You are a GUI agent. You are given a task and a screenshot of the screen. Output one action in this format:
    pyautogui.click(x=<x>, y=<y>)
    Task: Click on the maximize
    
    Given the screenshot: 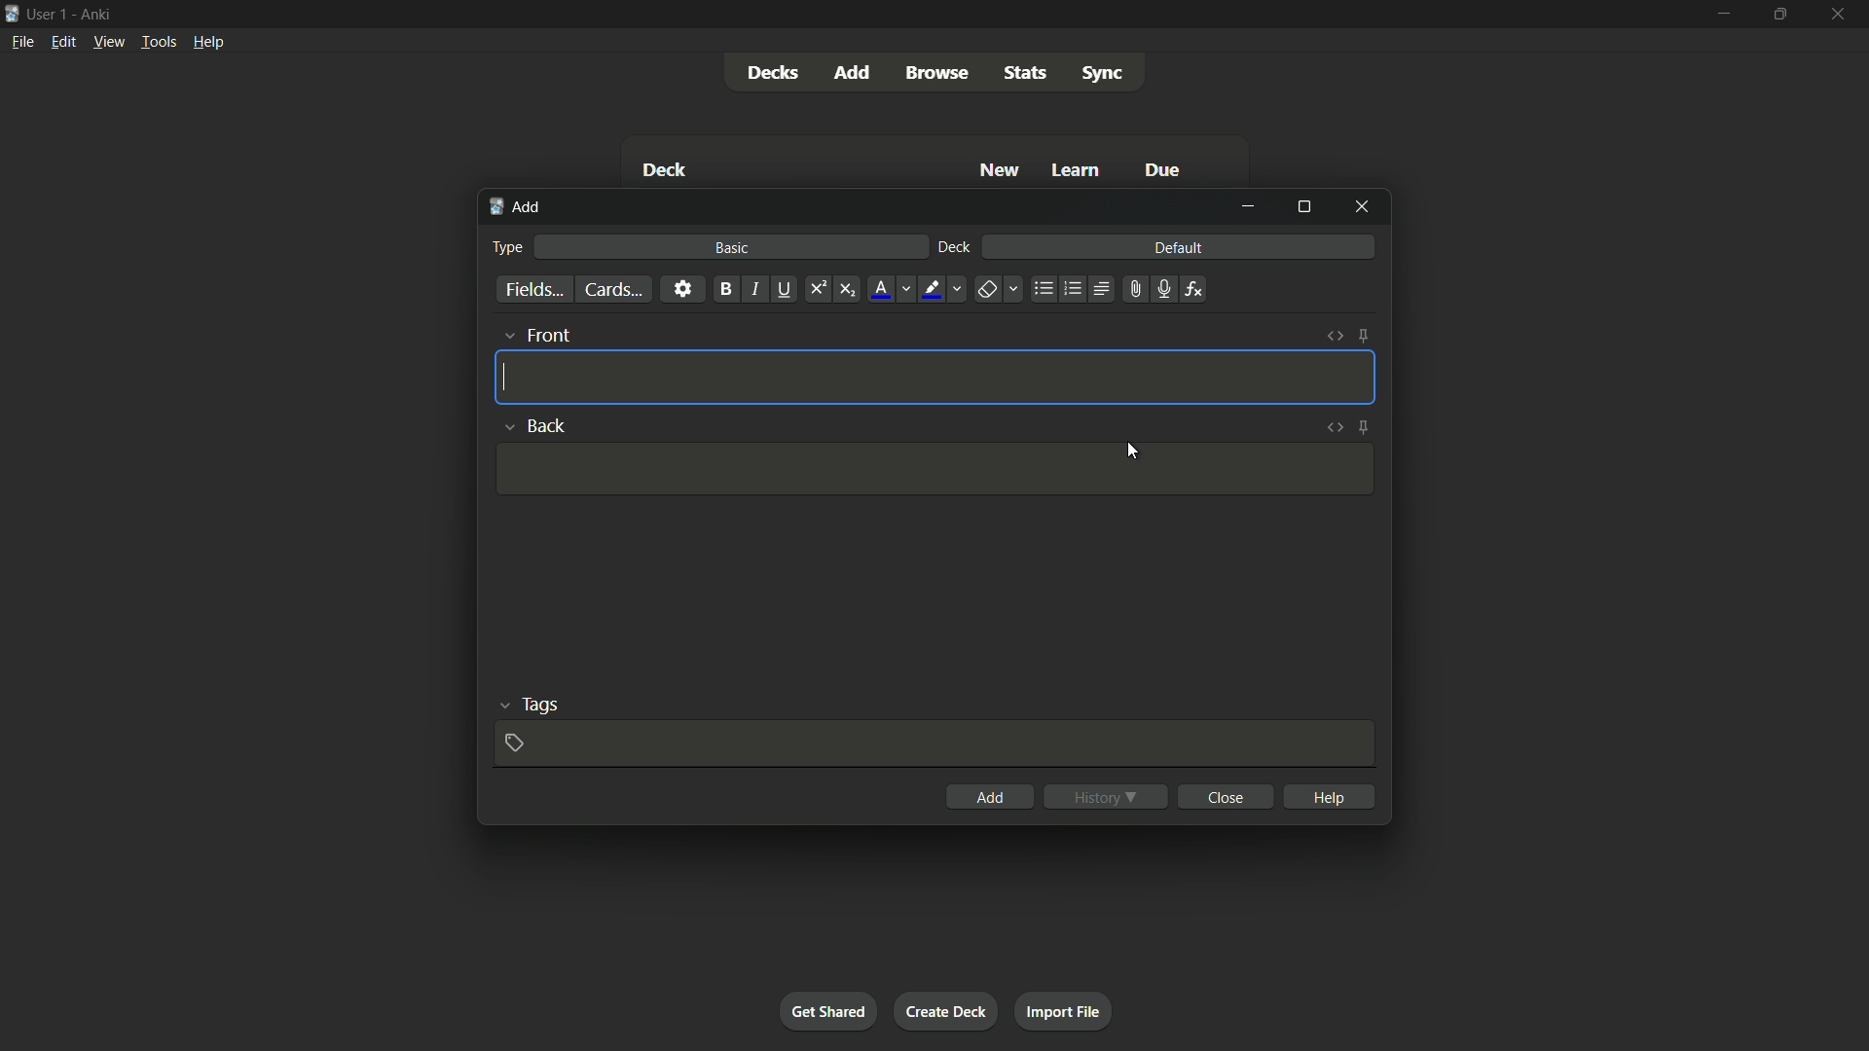 What is the action you would take?
    pyautogui.click(x=1303, y=208)
    